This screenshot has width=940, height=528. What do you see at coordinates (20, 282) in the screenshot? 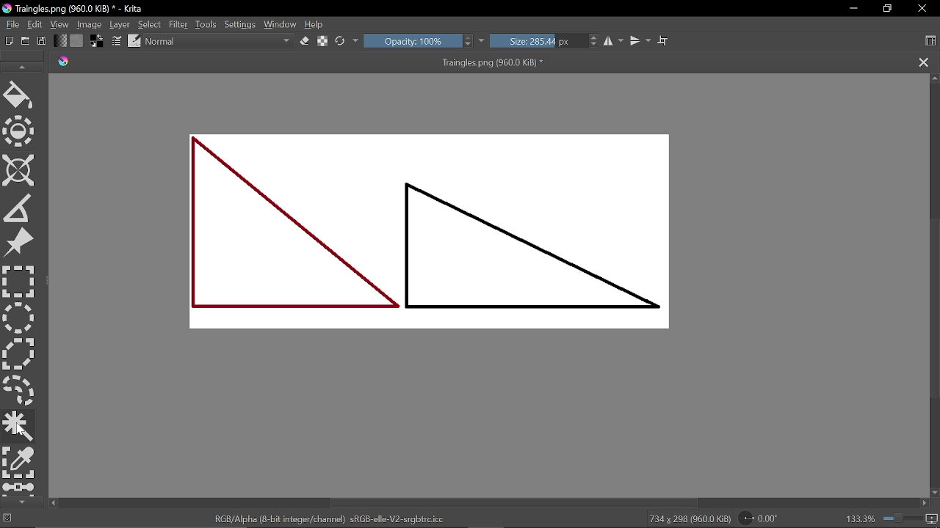
I see `Rectangular select tool` at bounding box center [20, 282].